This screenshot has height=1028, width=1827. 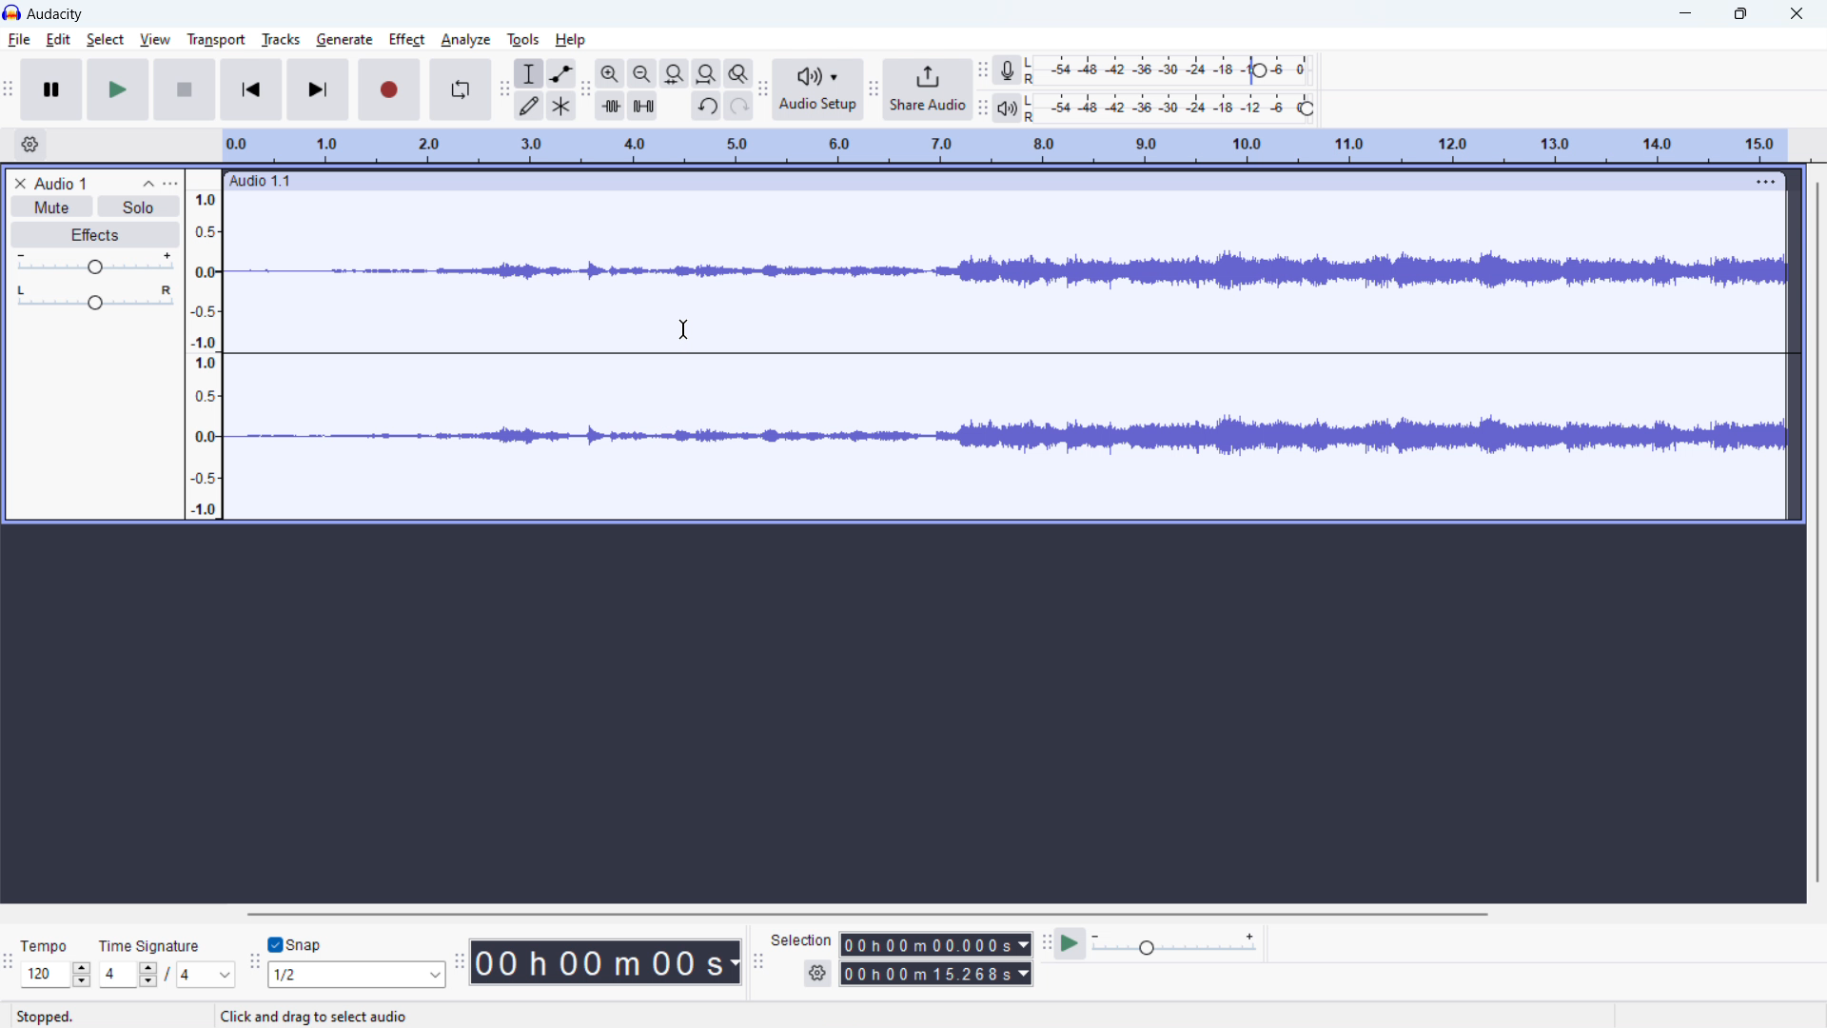 What do you see at coordinates (324, 1015) in the screenshot?
I see `text` at bounding box center [324, 1015].